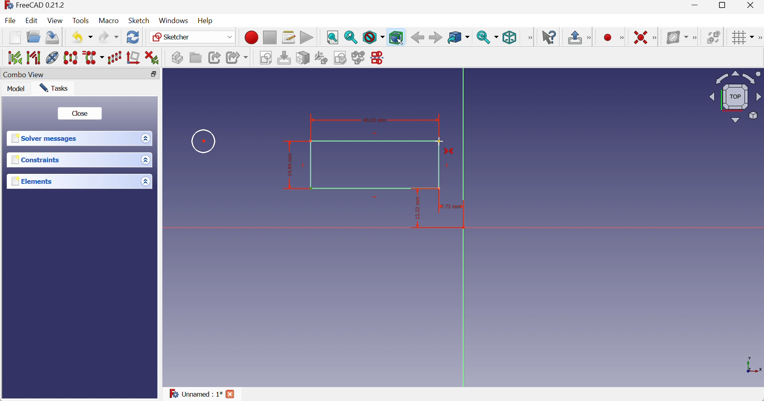 The image size is (764, 401). What do you see at coordinates (374, 37) in the screenshot?
I see `Draw style` at bounding box center [374, 37].